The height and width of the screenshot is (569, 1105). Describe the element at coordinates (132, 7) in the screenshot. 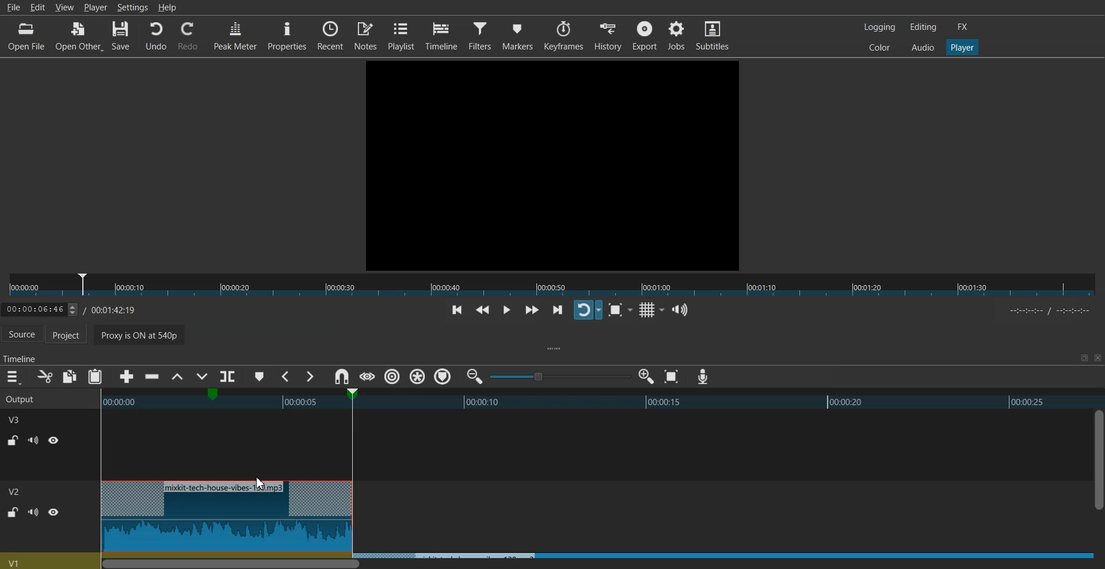

I see `Settings` at that location.